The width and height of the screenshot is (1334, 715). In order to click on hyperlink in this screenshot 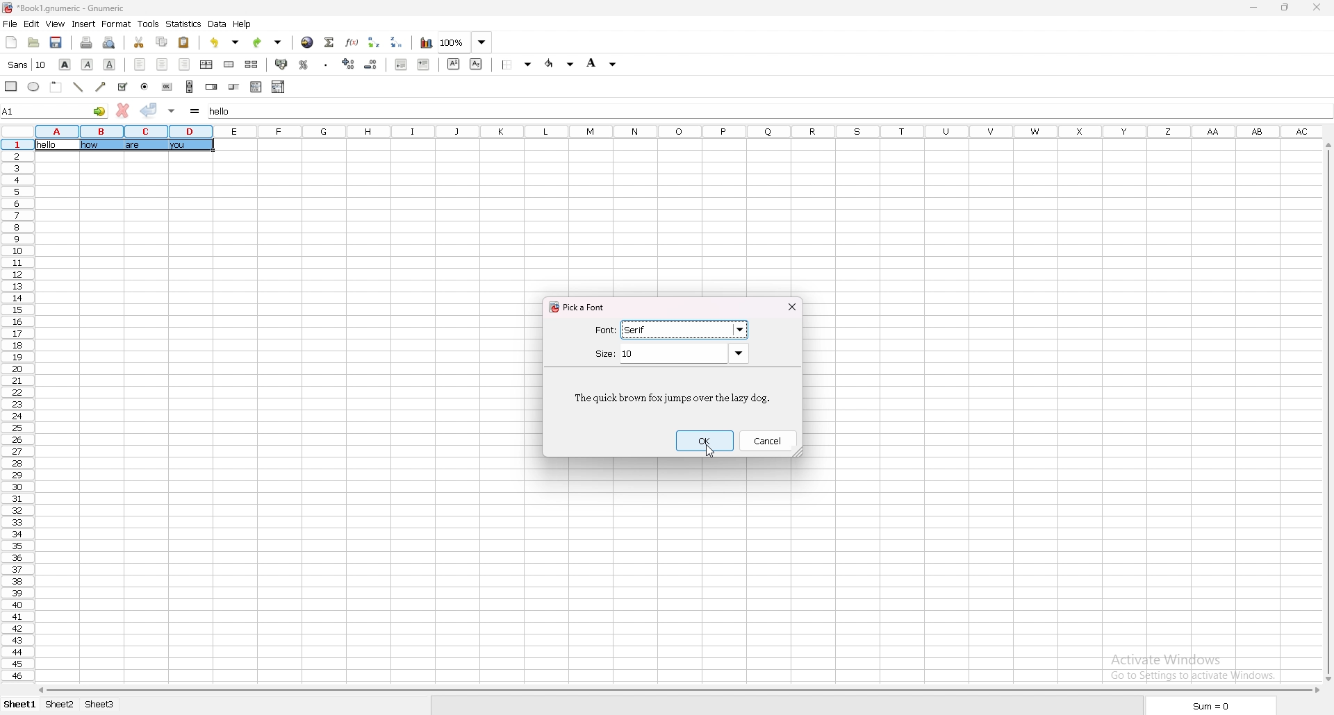, I will do `click(308, 42)`.